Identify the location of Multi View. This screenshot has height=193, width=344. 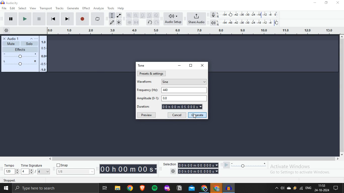
(105, 188).